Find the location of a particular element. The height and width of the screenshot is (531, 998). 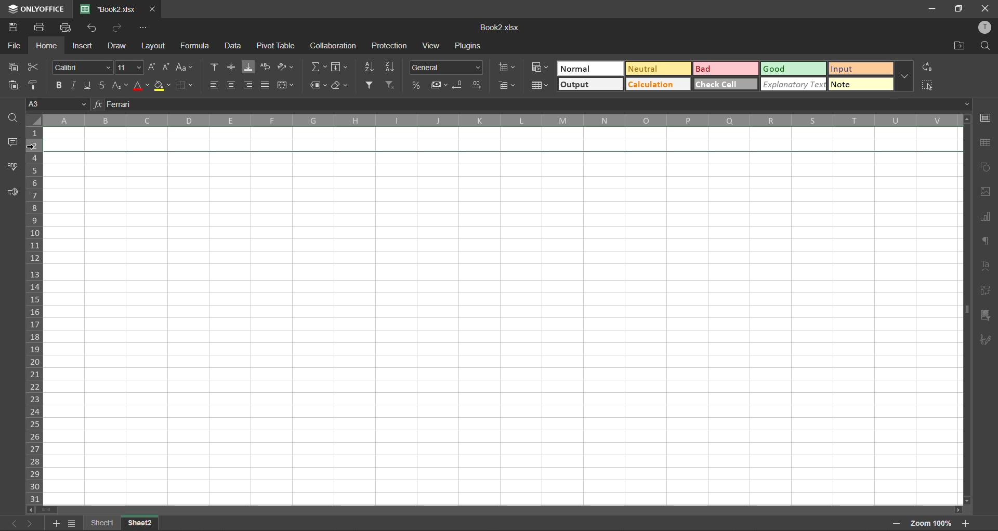

explanatory text is located at coordinates (793, 85).